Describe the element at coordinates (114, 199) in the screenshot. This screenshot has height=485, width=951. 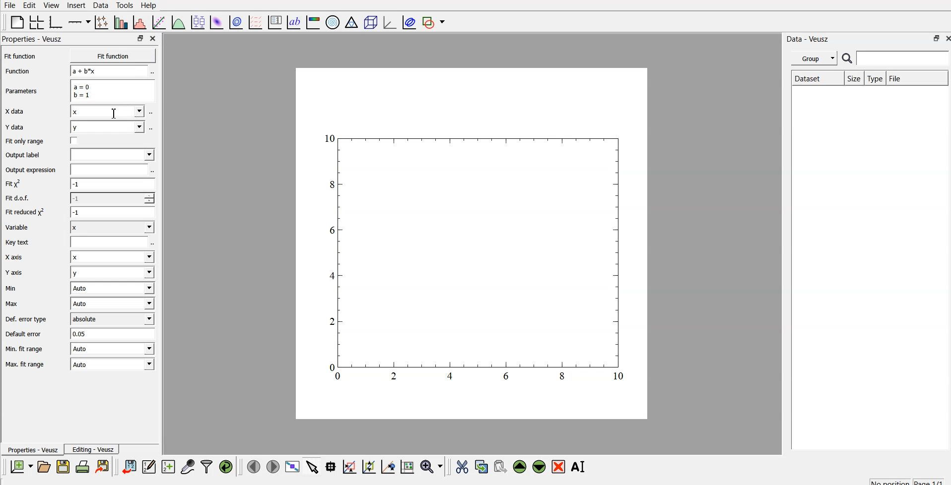
I see `1` at that location.